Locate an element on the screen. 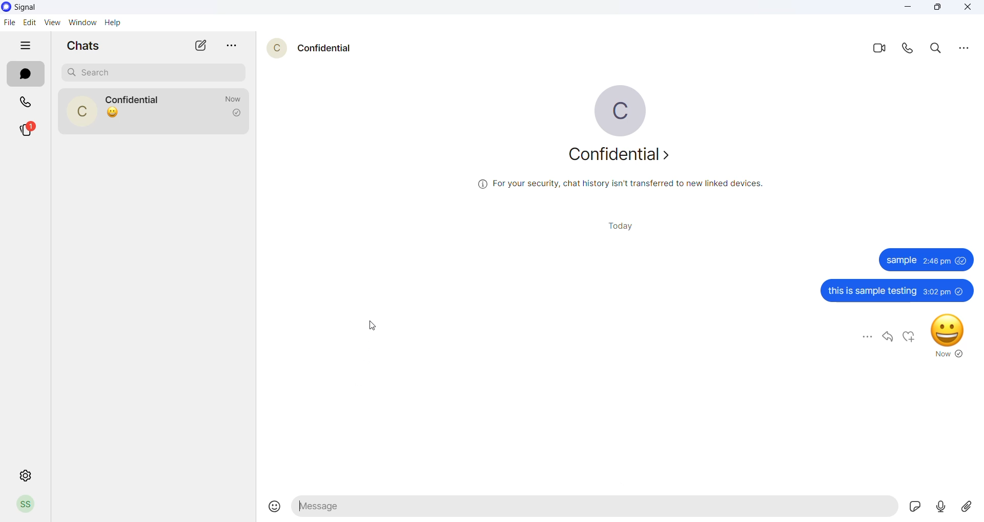  profile picture is located at coordinates (625, 111).